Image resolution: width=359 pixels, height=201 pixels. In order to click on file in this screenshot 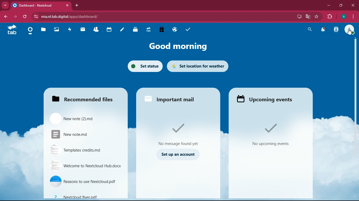, I will do `click(86, 166)`.